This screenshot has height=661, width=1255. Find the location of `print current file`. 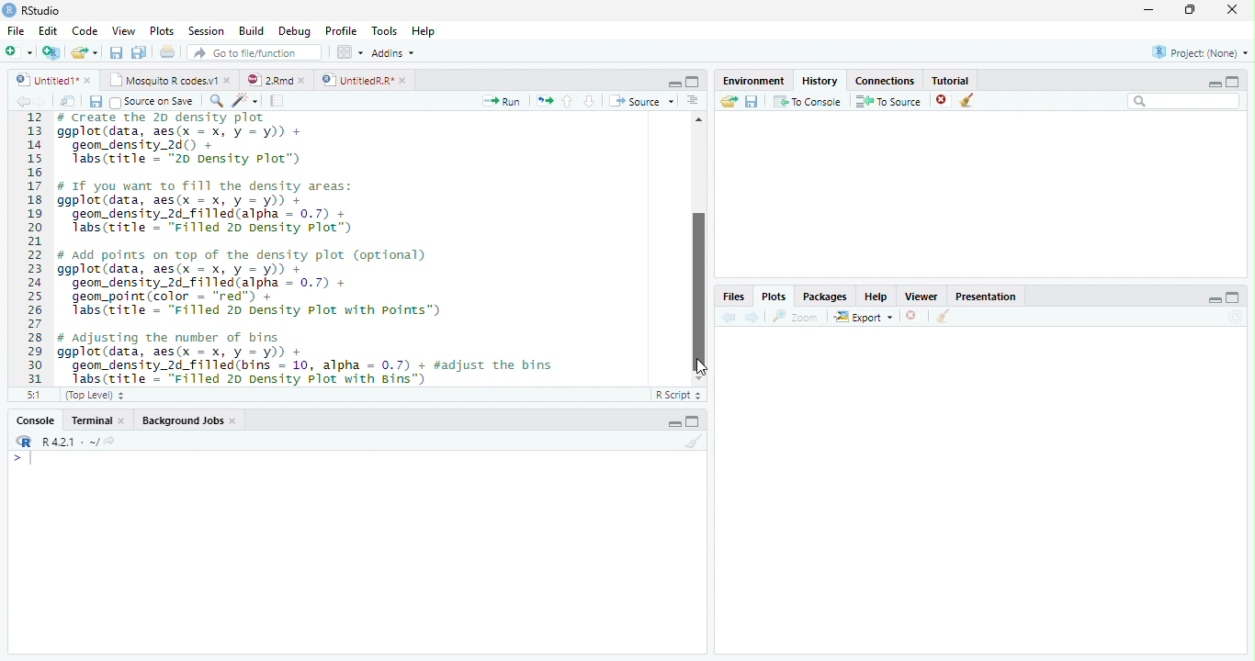

print current file is located at coordinates (167, 51).